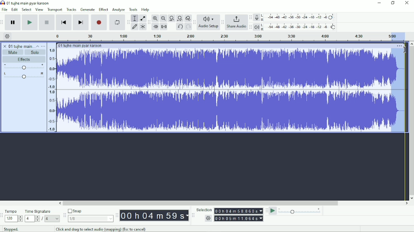 The height and width of the screenshot is (232, 414). Describe the element at coordinates (35, 53) in the screenshot. I see `Solo` at that location.